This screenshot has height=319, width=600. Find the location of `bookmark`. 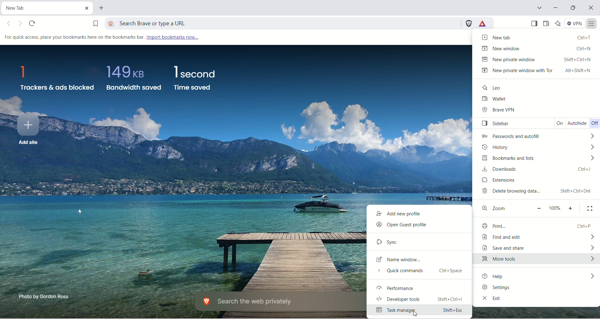

bookmark is located at coordinates (92, 22).